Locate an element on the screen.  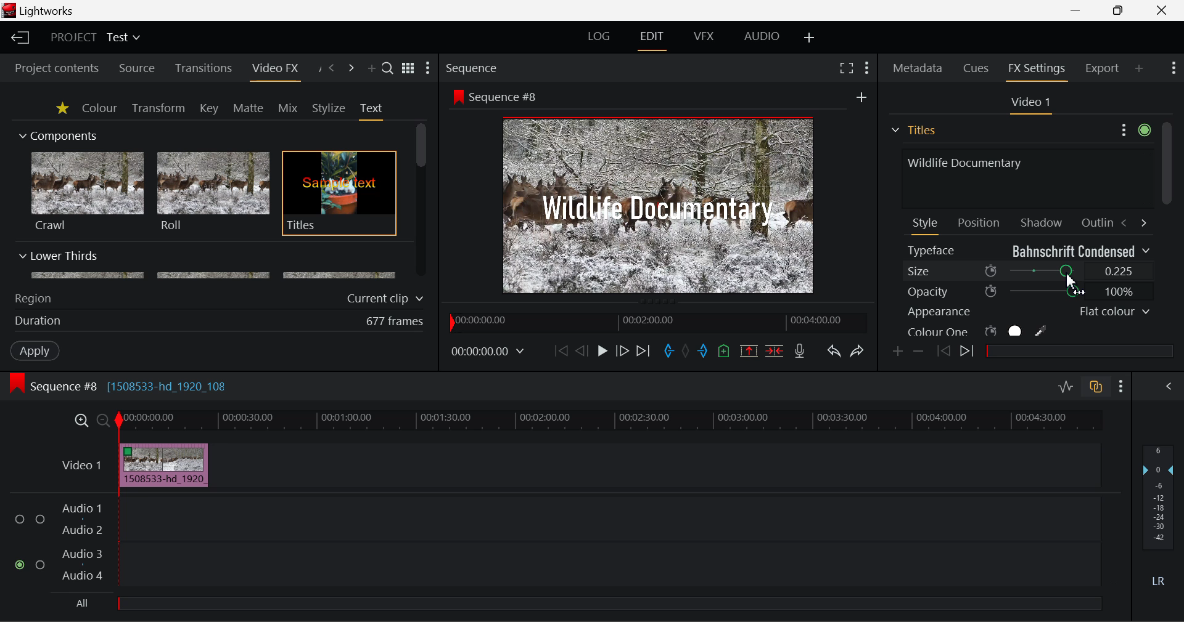
Toggle list and title view is located at coordinates (409, 68).